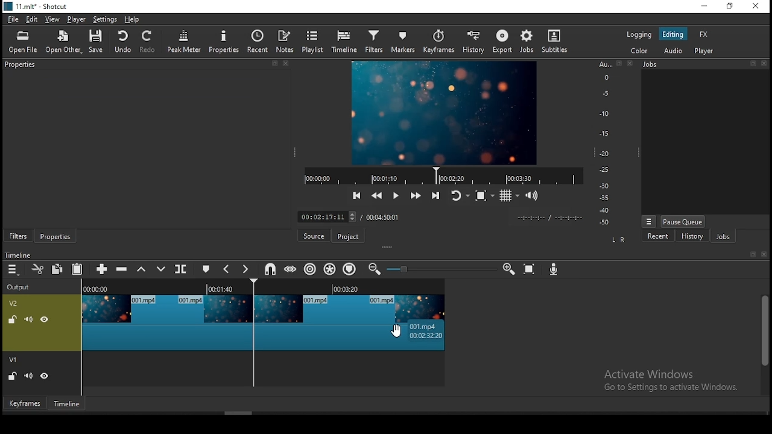 The width and height of the screenshot is (772, 434). What do you see at coordinates (376, 42) in the screenshot?
I see `filters` at bounding box center [376, 42].